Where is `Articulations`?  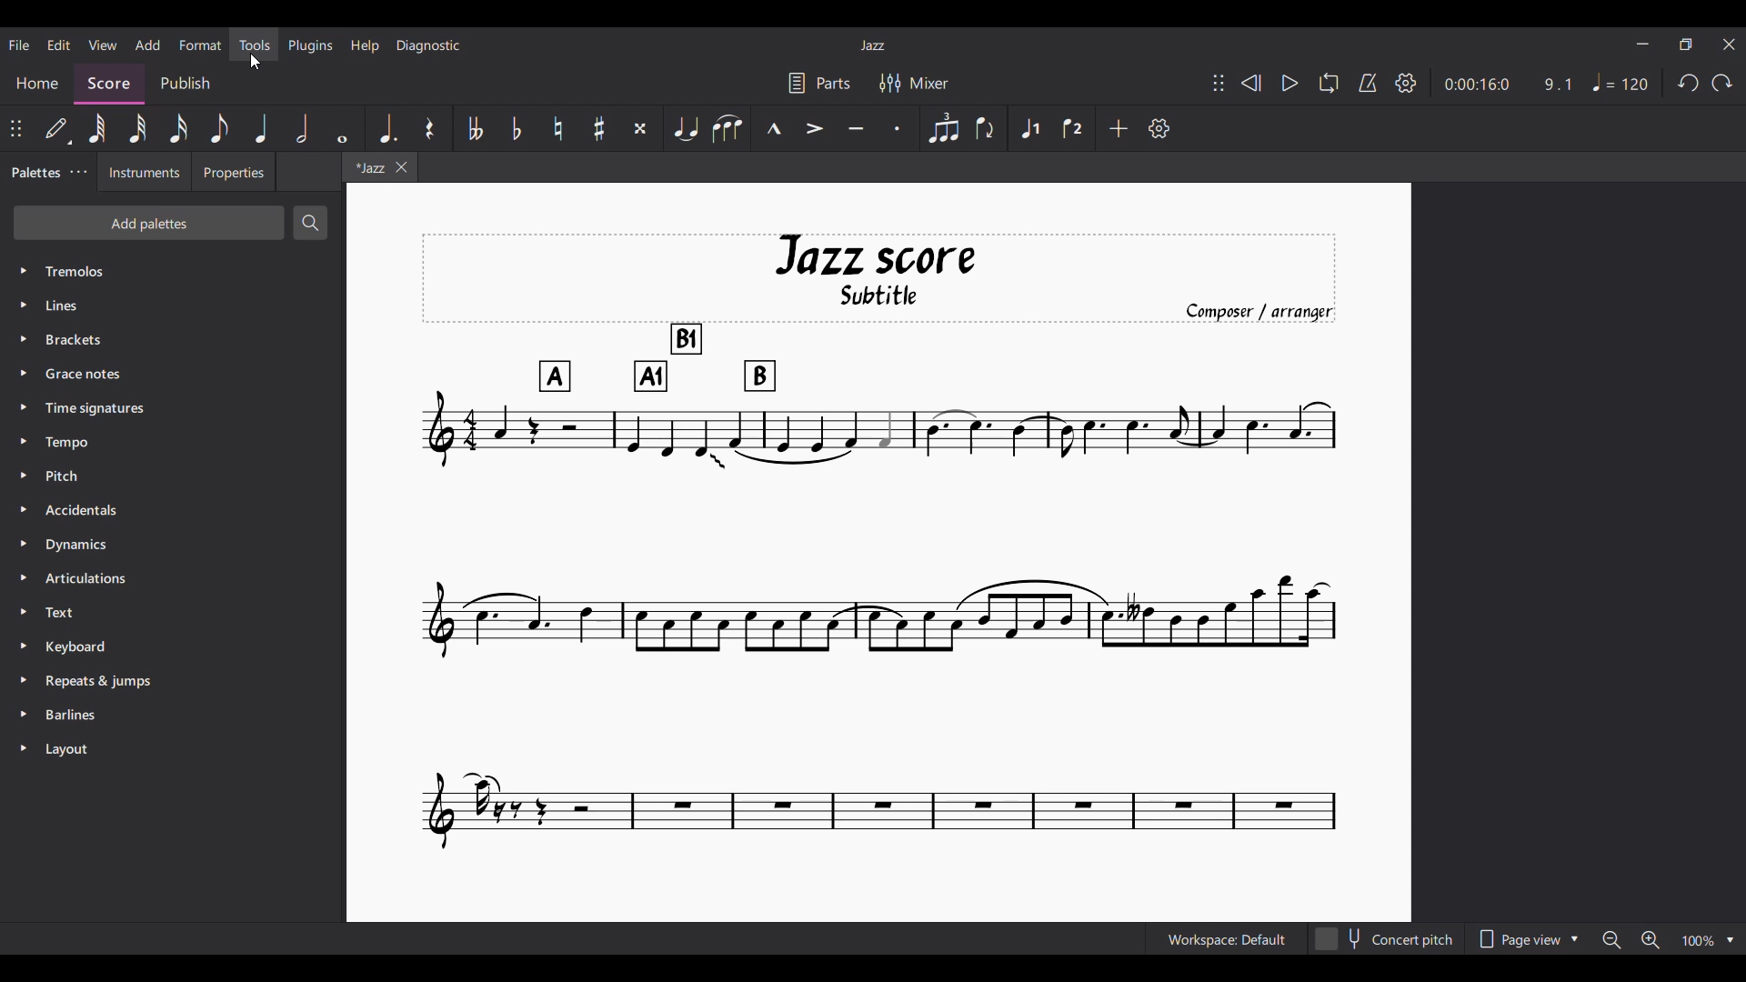 Articulations is located at coordinates (172, 578).